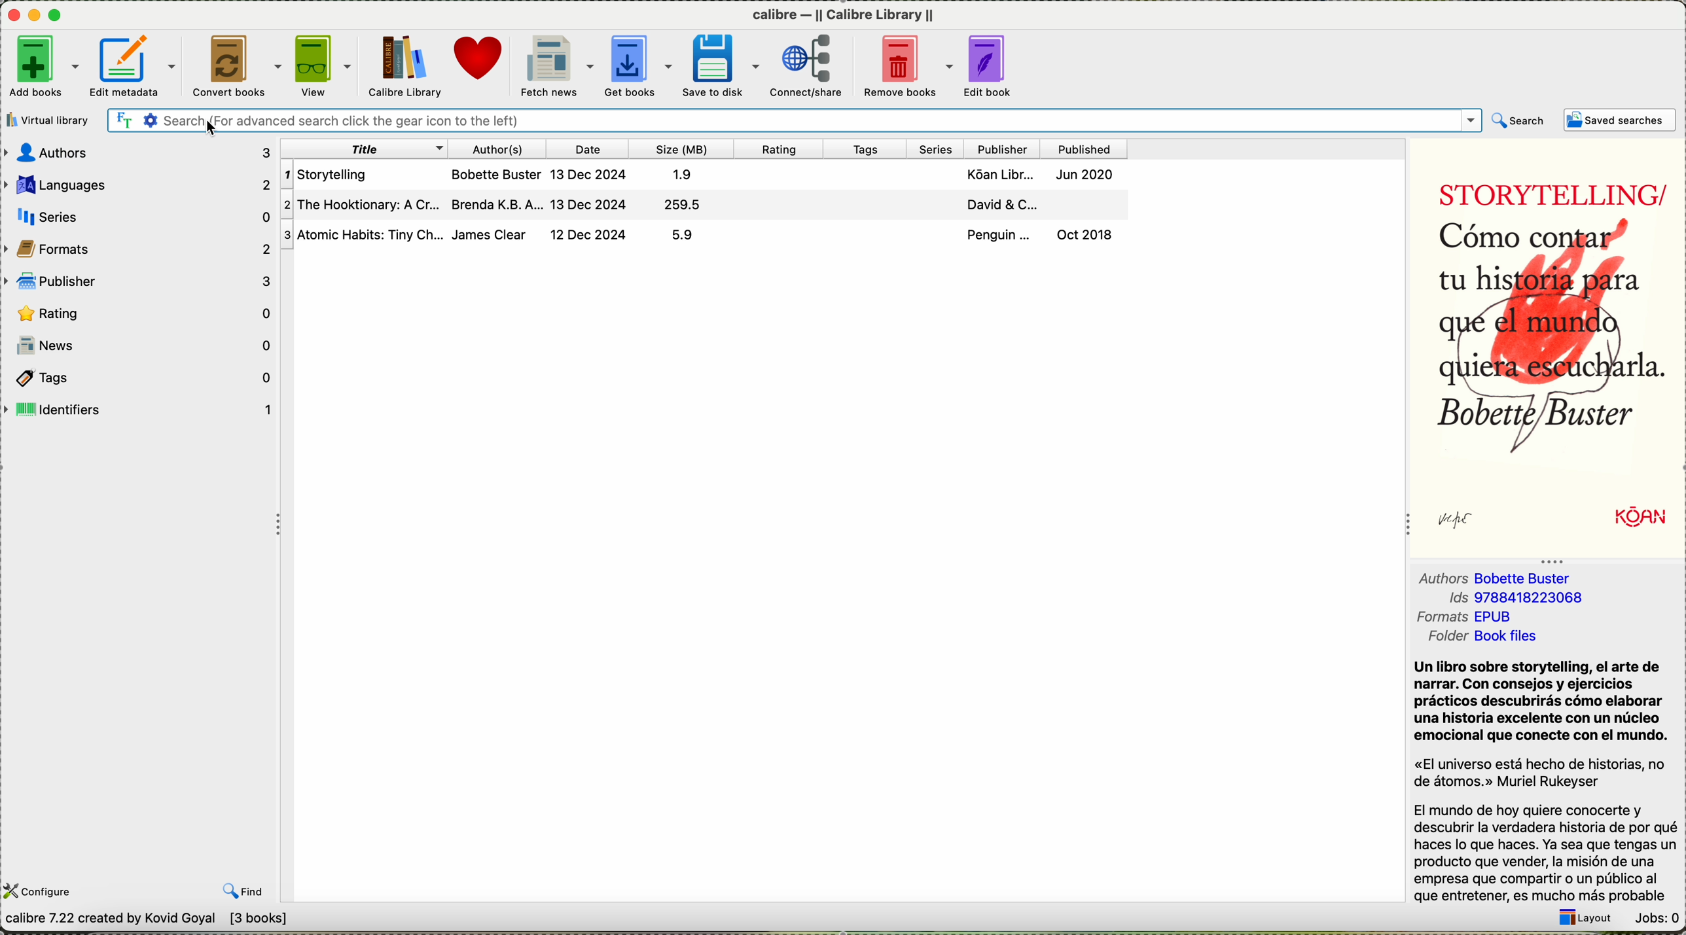 The width and height of the screenshot is (1686, 935). I want to click on The Hooktionary: A Cr.., so click(364, 204).